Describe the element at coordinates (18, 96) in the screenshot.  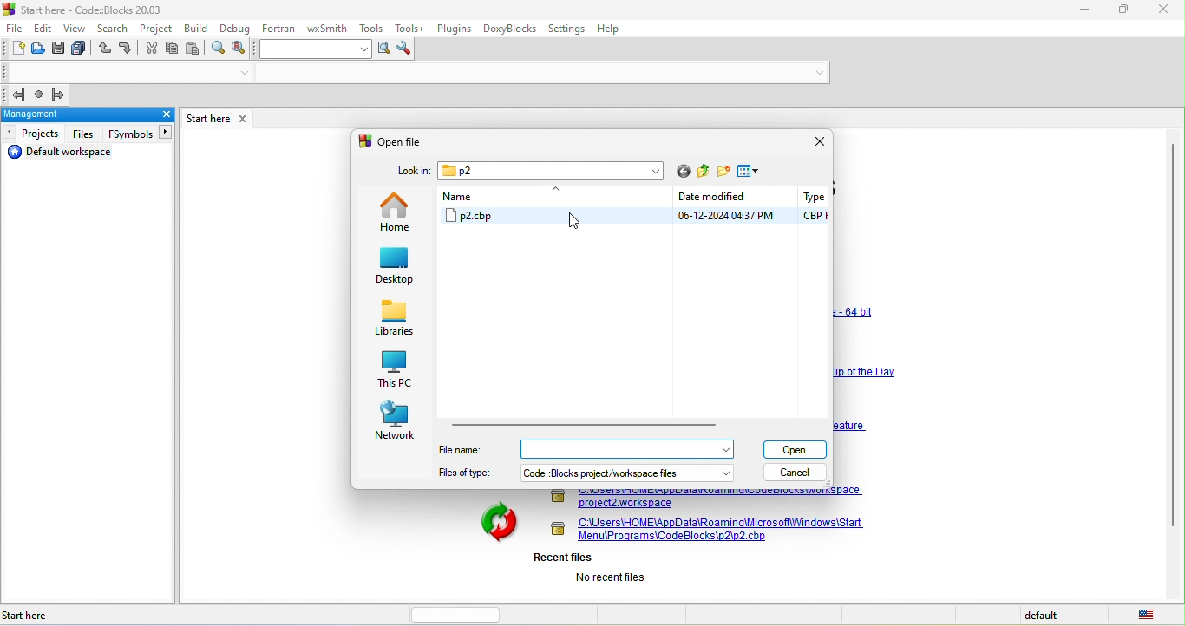
I see `jump back` at that location.